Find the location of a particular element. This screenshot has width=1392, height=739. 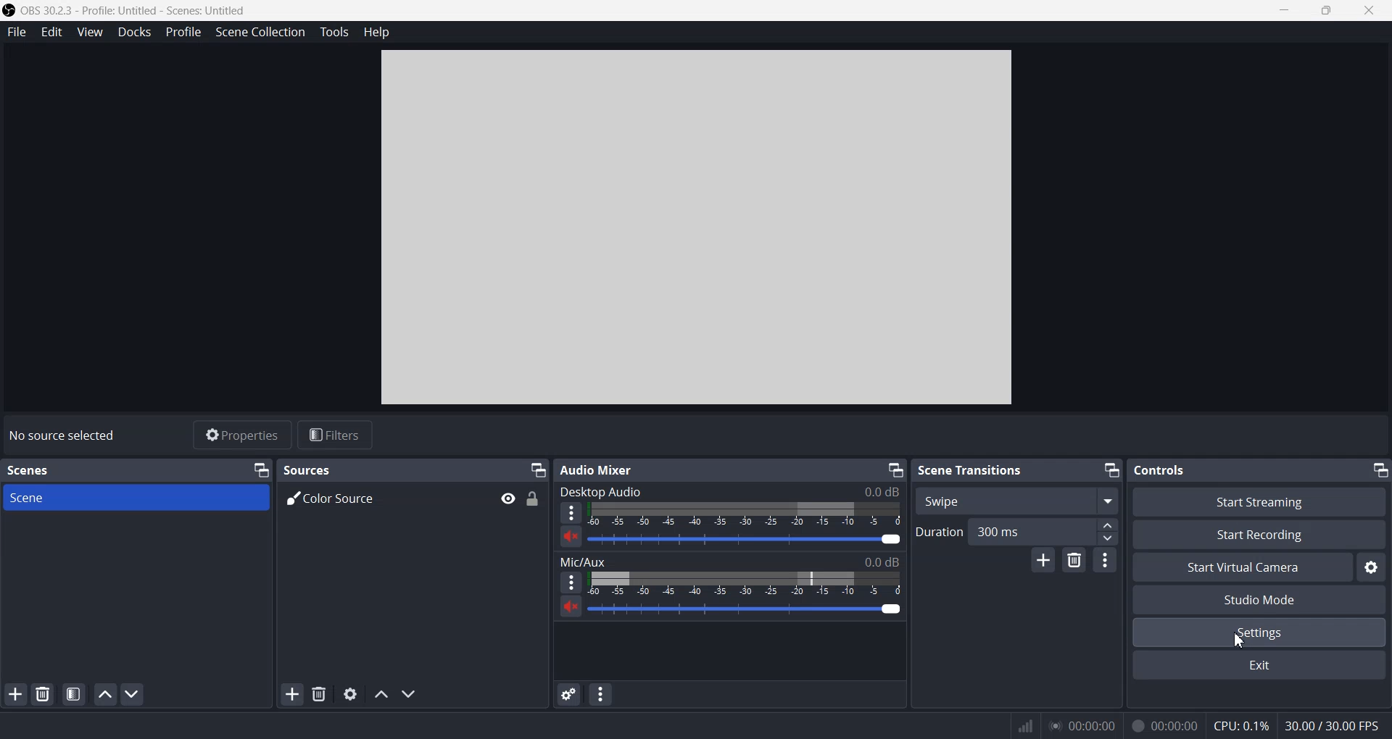

FPS  is located at coordinates (1336, 727).